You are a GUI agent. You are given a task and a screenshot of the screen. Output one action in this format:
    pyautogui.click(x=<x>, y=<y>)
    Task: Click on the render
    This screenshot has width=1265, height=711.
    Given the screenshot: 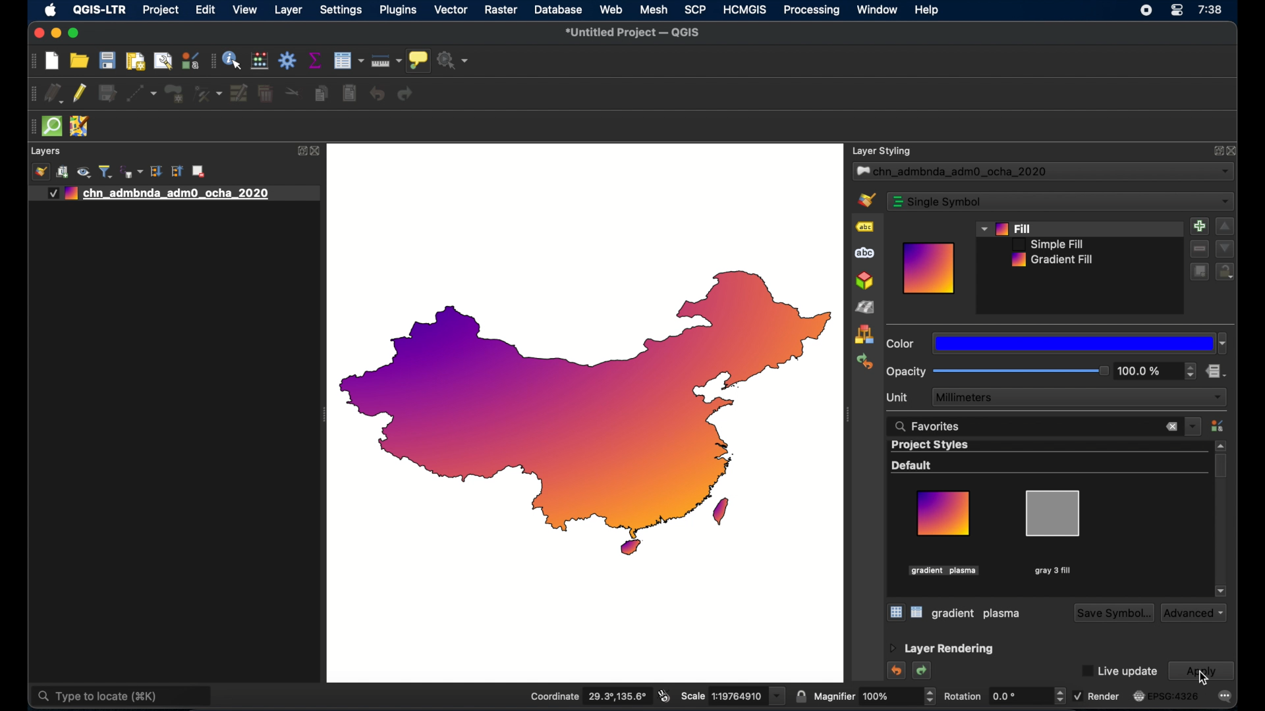 What is the action you would take?
    pyautogui.click(x=1097, y=696)
    